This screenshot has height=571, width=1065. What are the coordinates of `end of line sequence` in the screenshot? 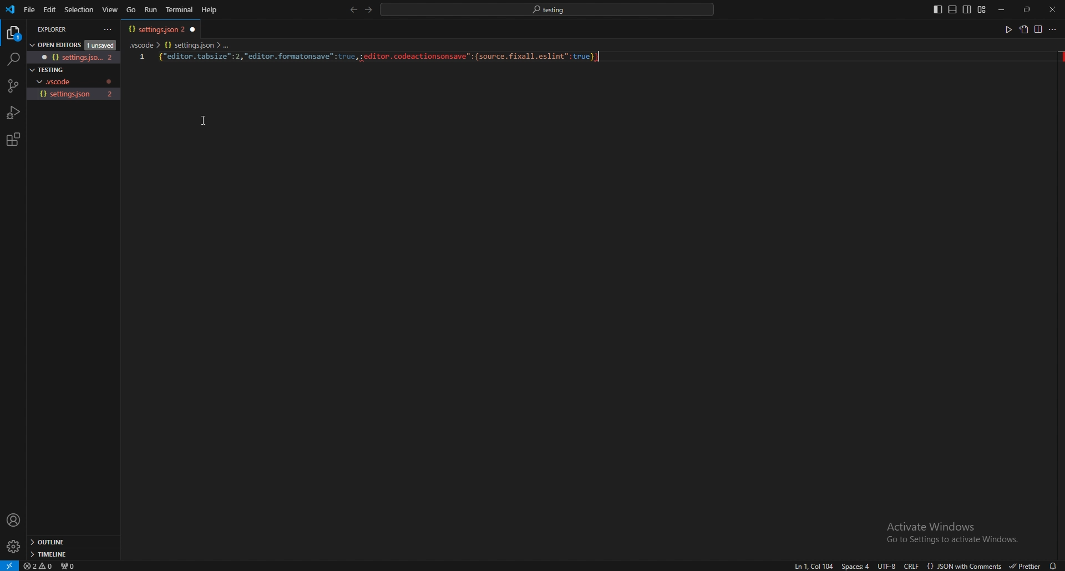 It's located at (912, 565).